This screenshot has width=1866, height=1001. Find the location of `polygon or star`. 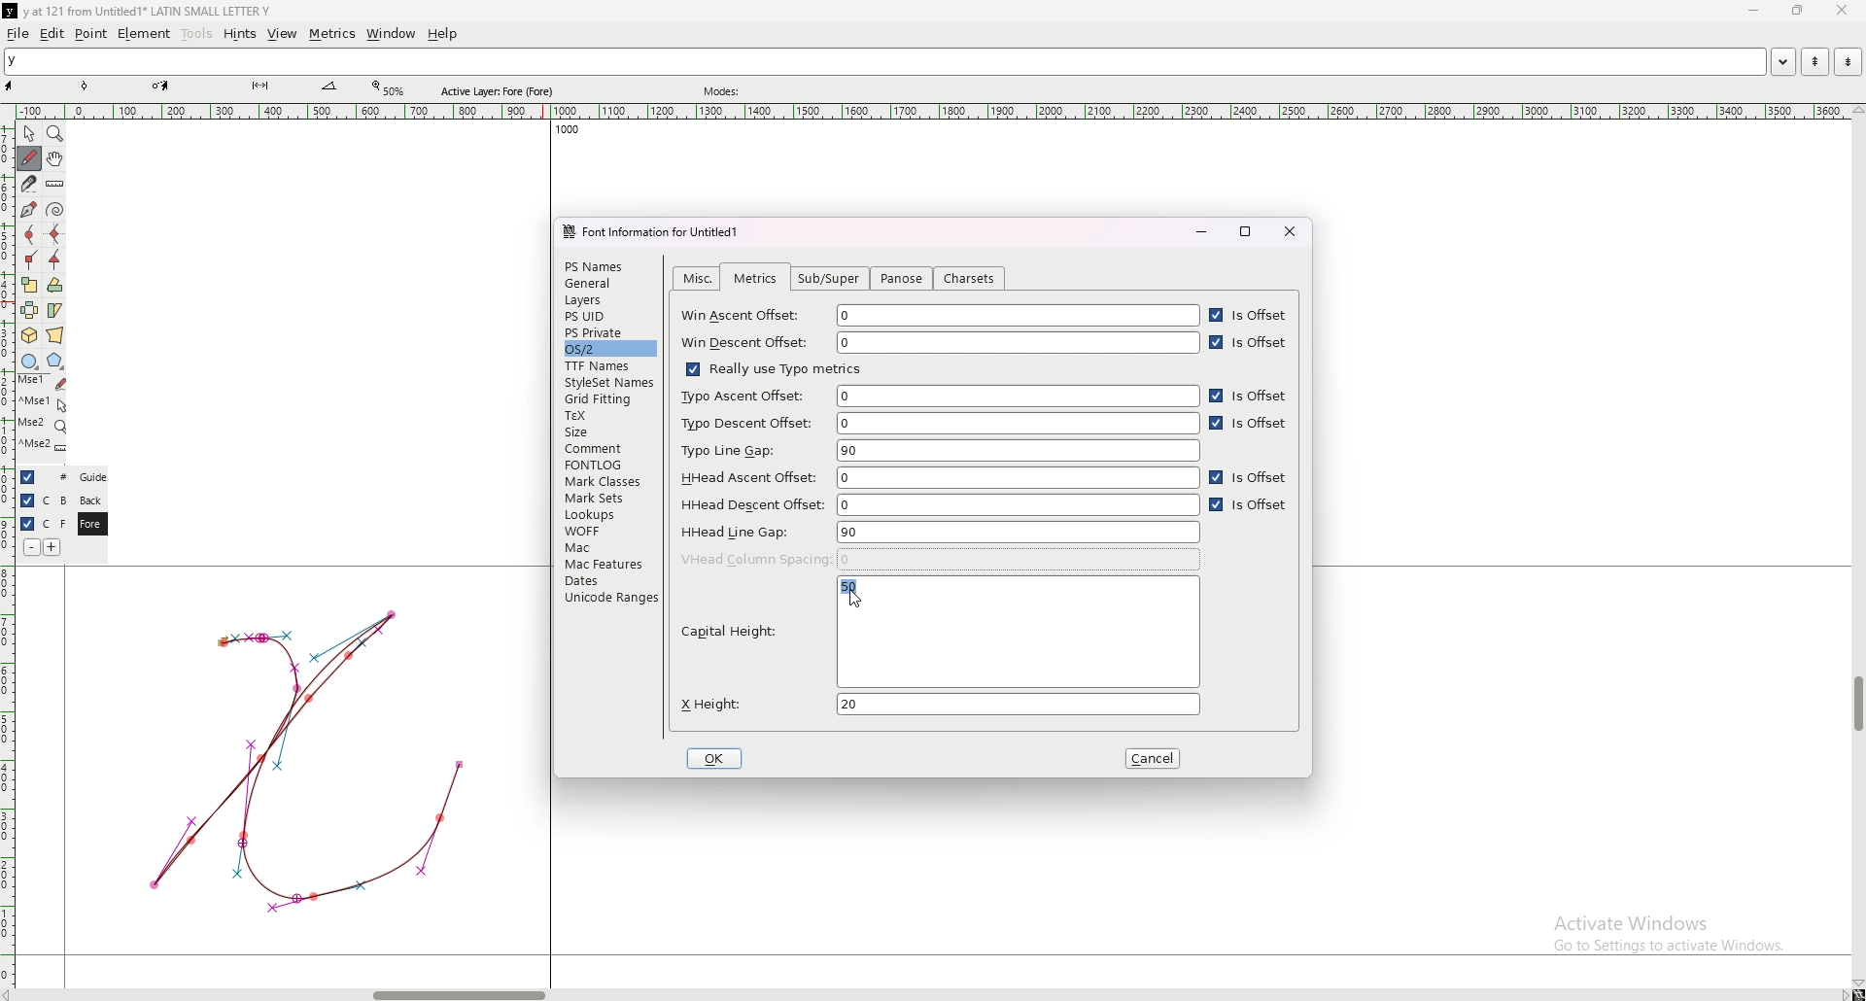

polygon or star is located at coordinates (55, 362).